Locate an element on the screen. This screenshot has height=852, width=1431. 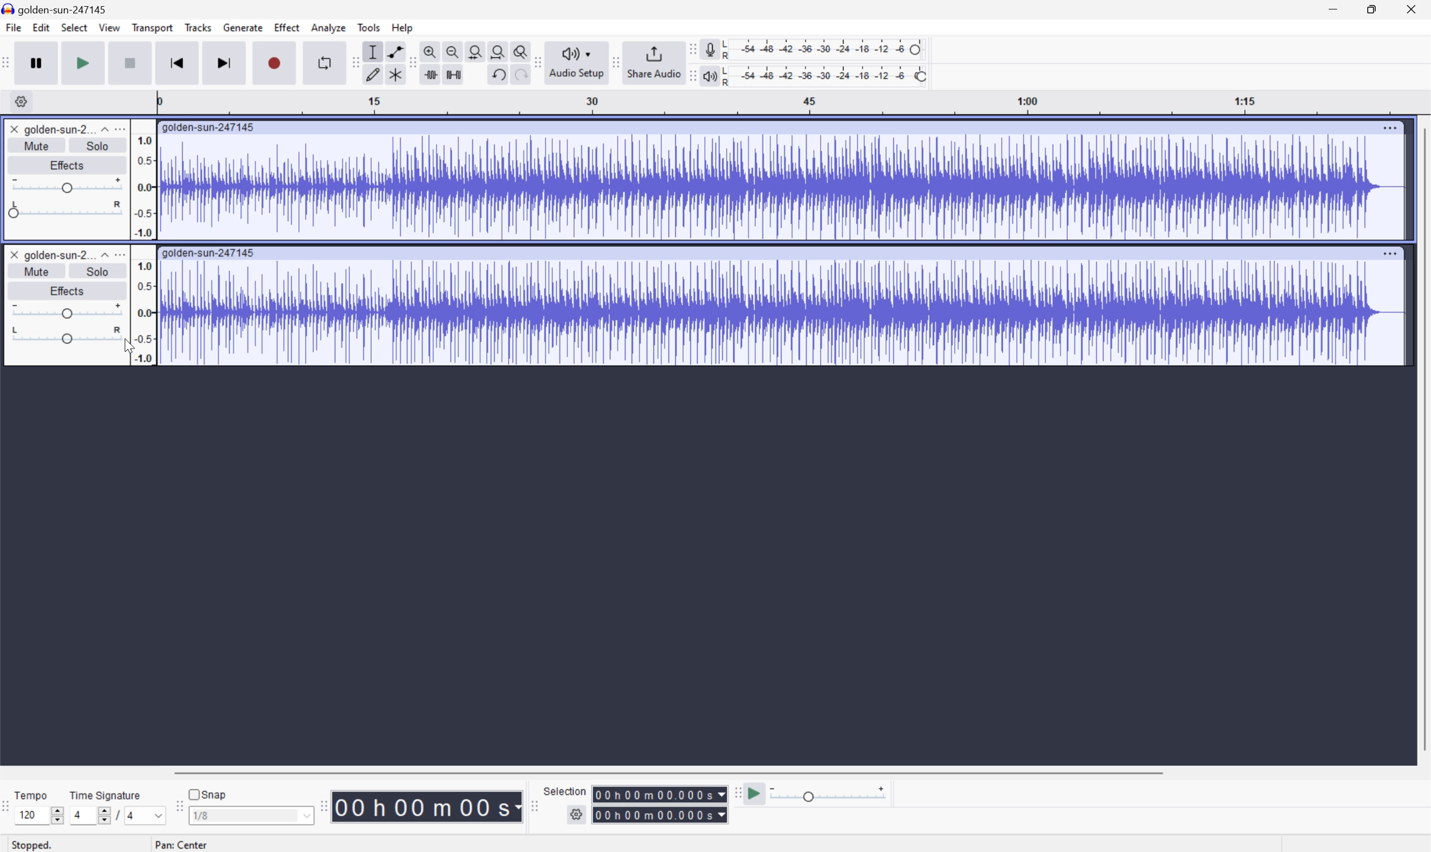
Record / Record new track is located at coordinates (276, 64).